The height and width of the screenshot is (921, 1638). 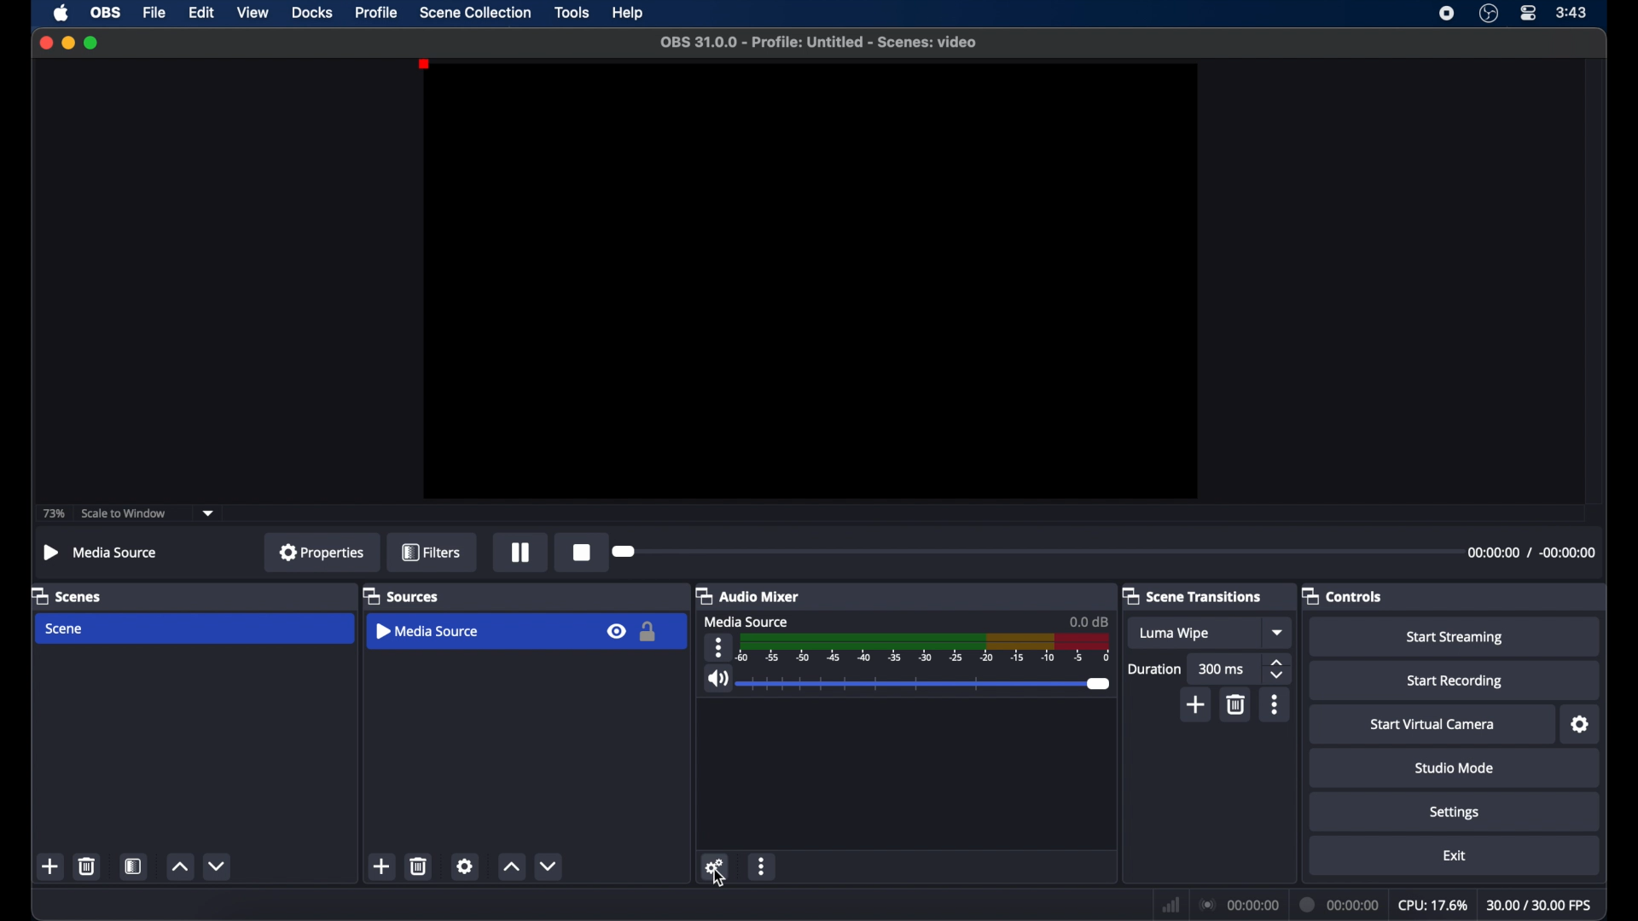 What do you see at coordinates (155, 13) in the screenshot?
I see `file` at bounding box center [155, 13].